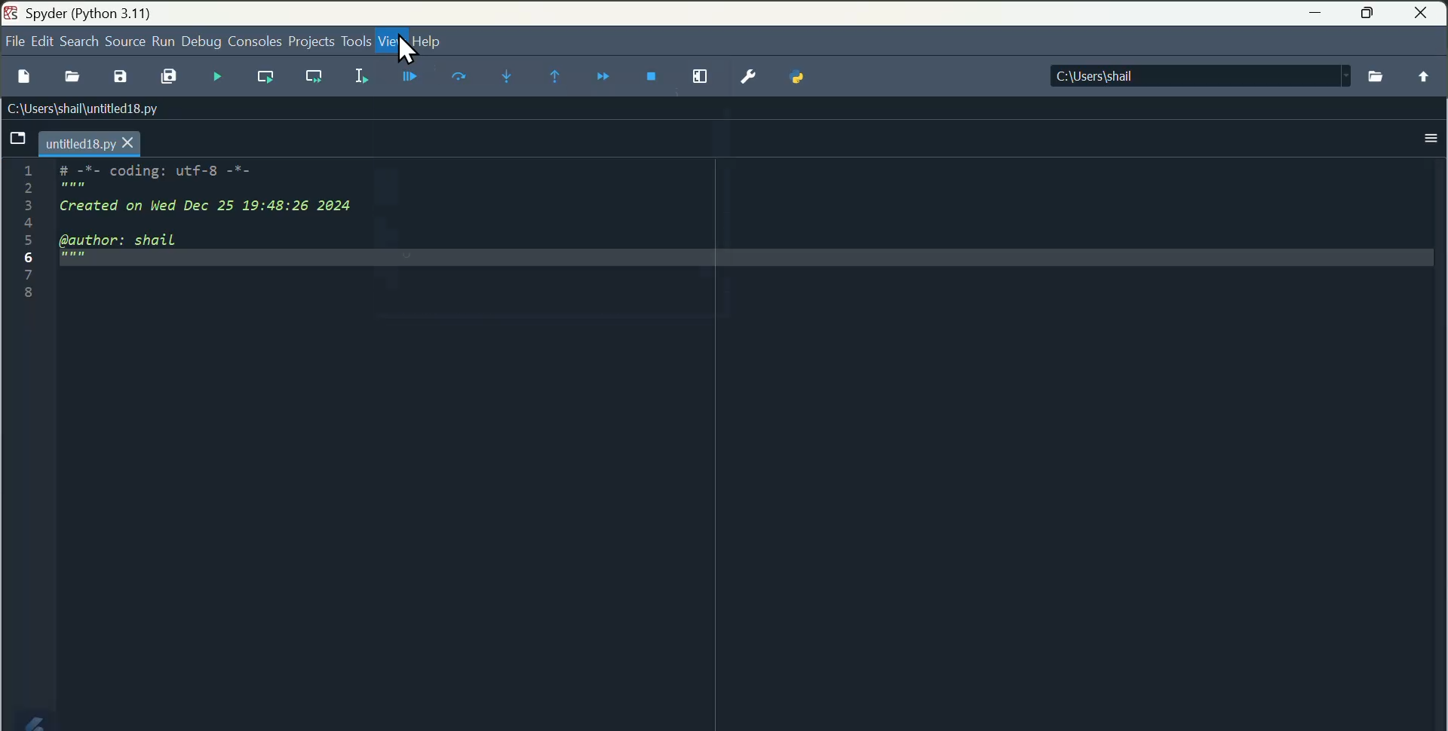 Image resolution: width=1448 pixels, height=731 pixels. I want to click on New file, so click(24, 78).